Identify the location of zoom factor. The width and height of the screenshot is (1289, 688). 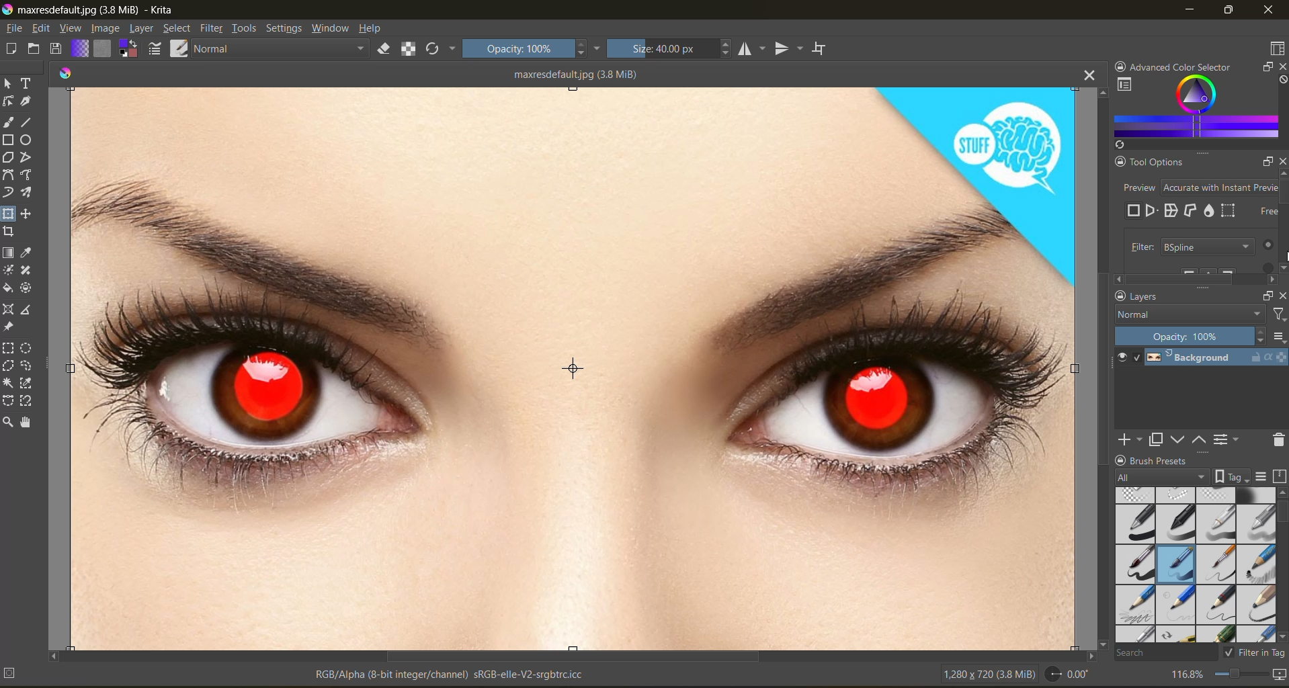
(1190, 676).